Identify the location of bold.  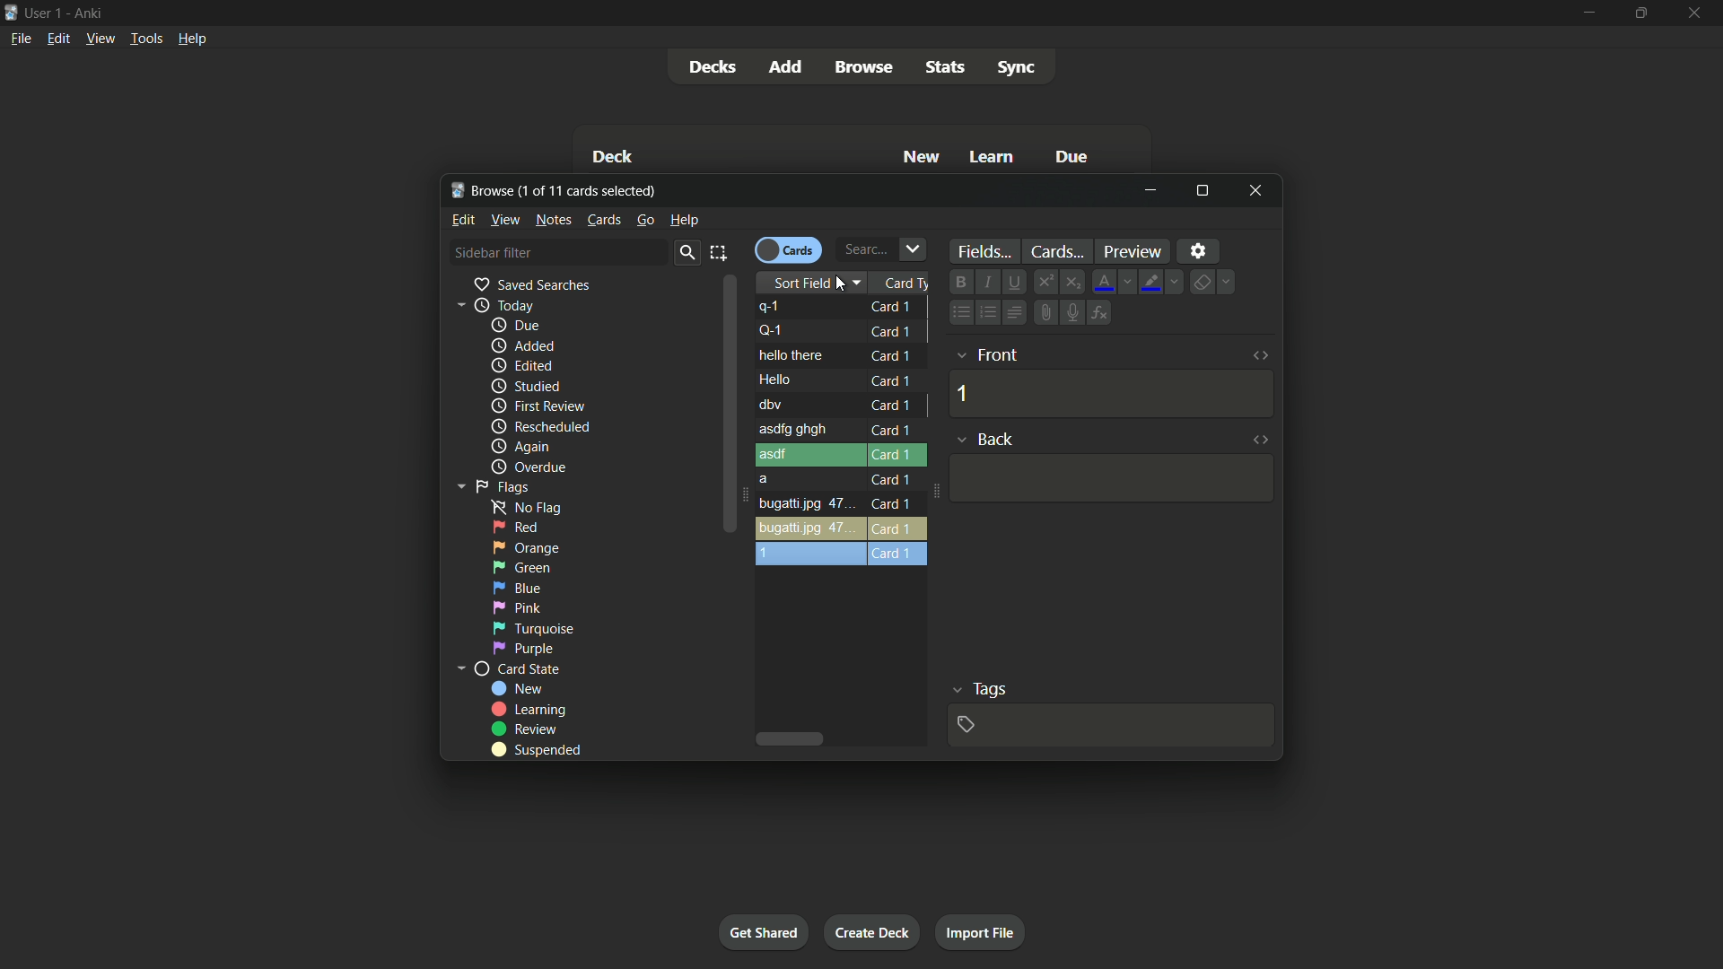
(960, 281).